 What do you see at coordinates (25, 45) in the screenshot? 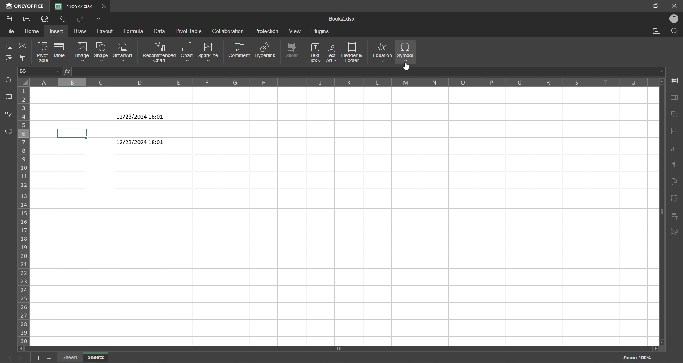
I see `cut` at bounding box center [25, 45].